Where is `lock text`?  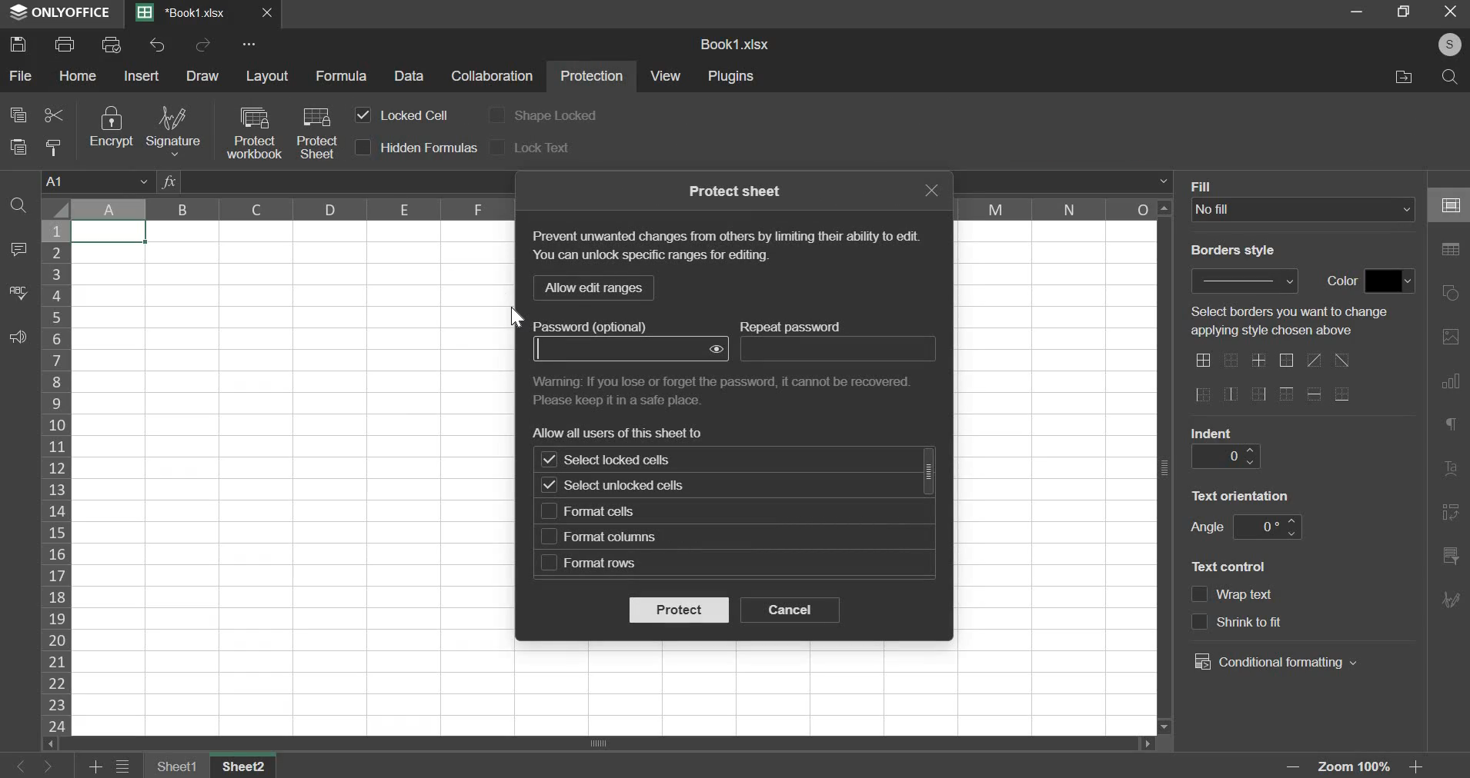 lock text is located at coordinates (542, 147).